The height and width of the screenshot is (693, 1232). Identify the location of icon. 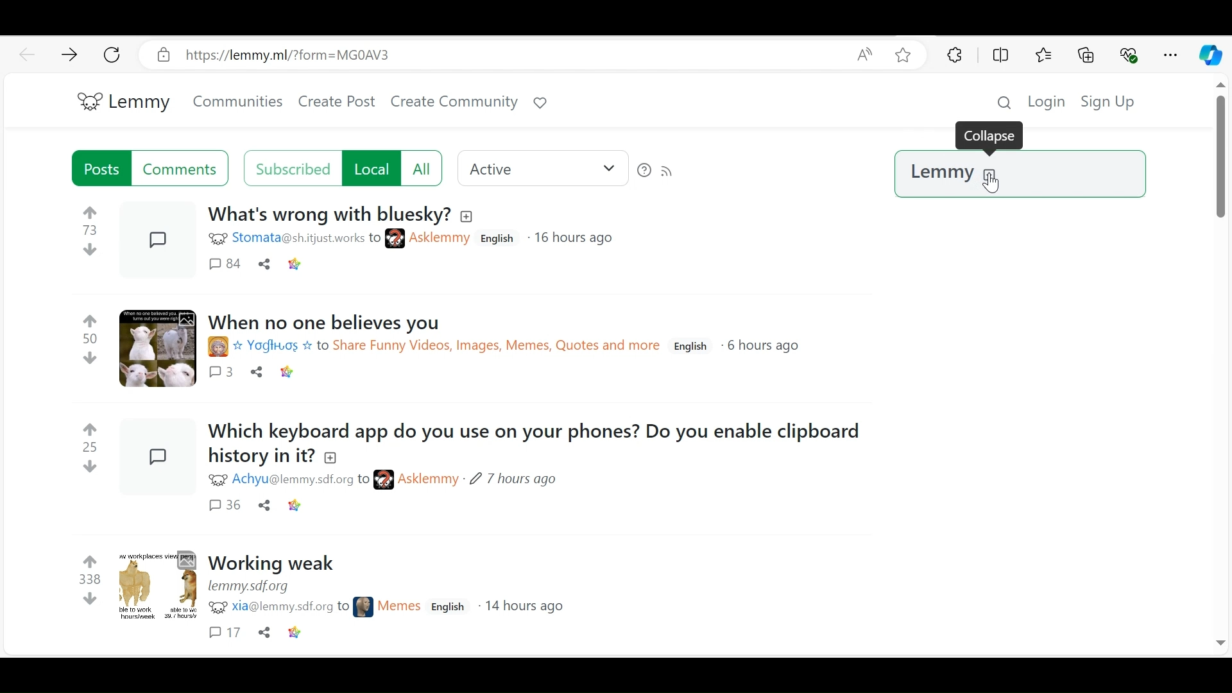
(217, 348).